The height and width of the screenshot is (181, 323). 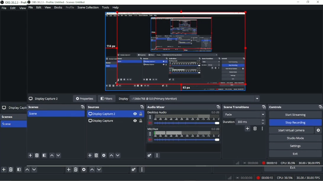 I want to click on Open scene filters, so click(x=19, y=170).